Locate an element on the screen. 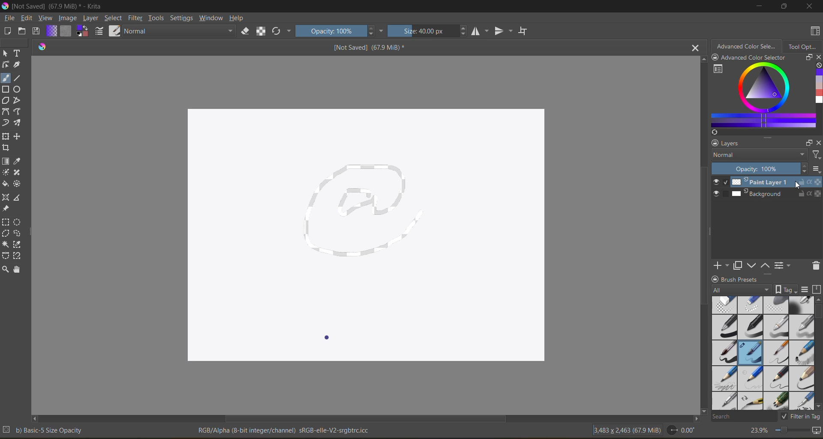 The height and width of the screenshot is (439, 823). filter is located at coordinates (136, 18).